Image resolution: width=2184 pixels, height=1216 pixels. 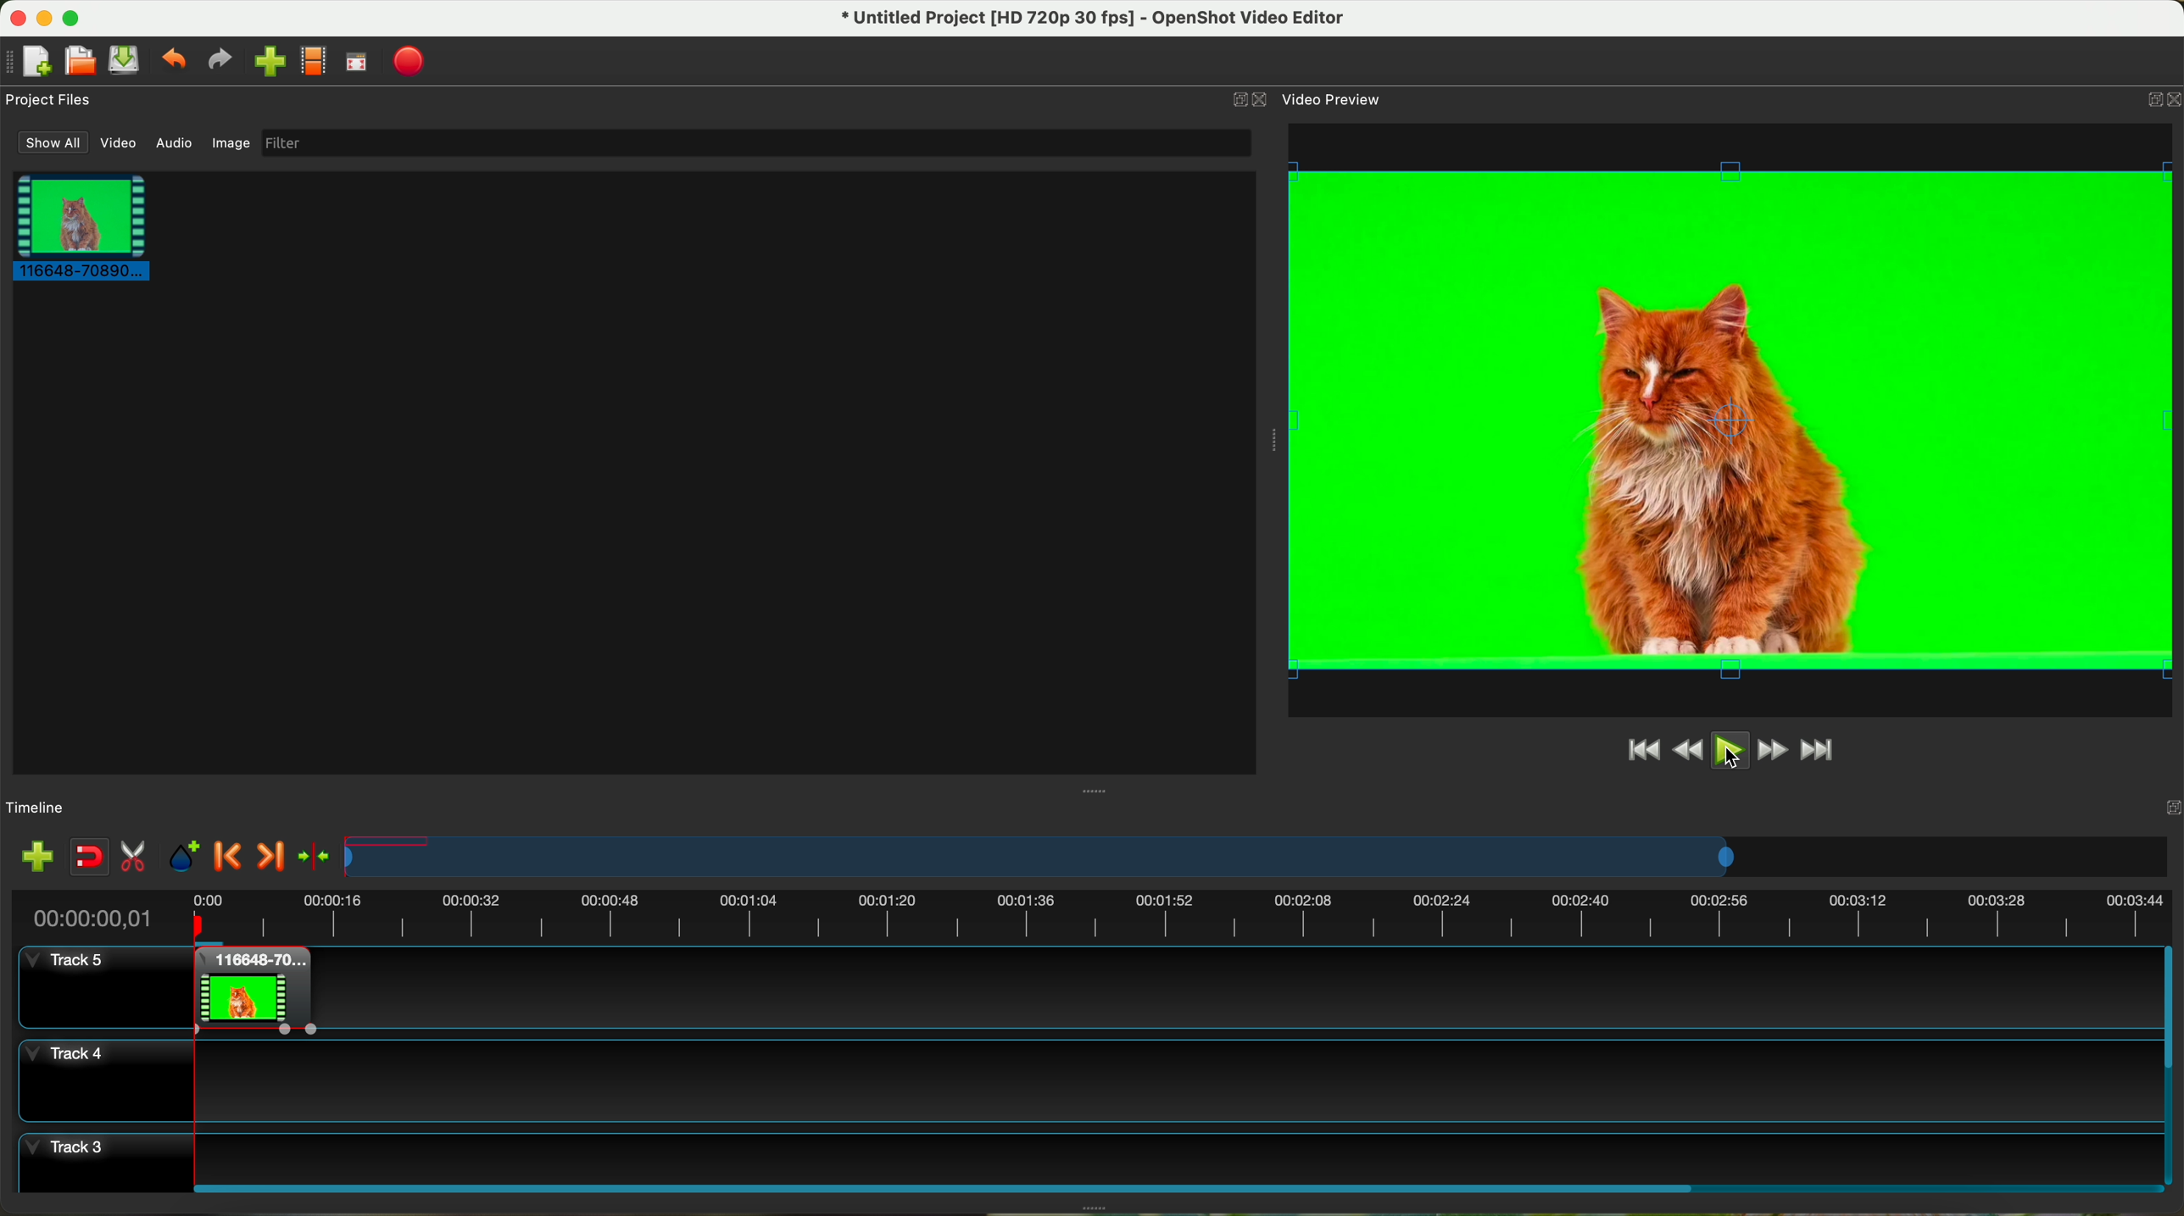 What do you see at coordinates (409, 63) in the screenshot?
I see `export video` at bounding box center [409, 63].